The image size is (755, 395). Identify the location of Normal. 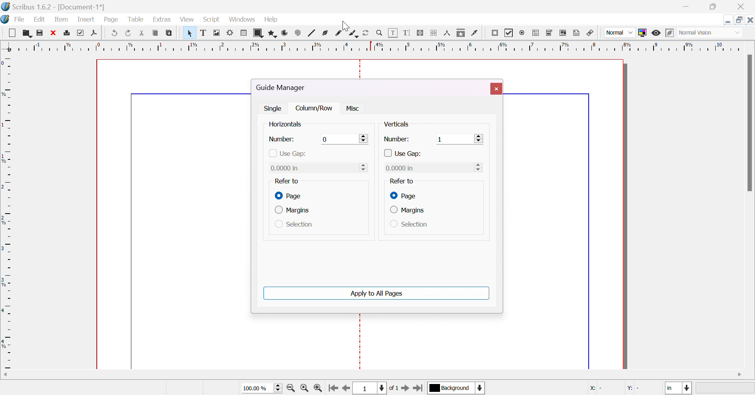
(619, 33).